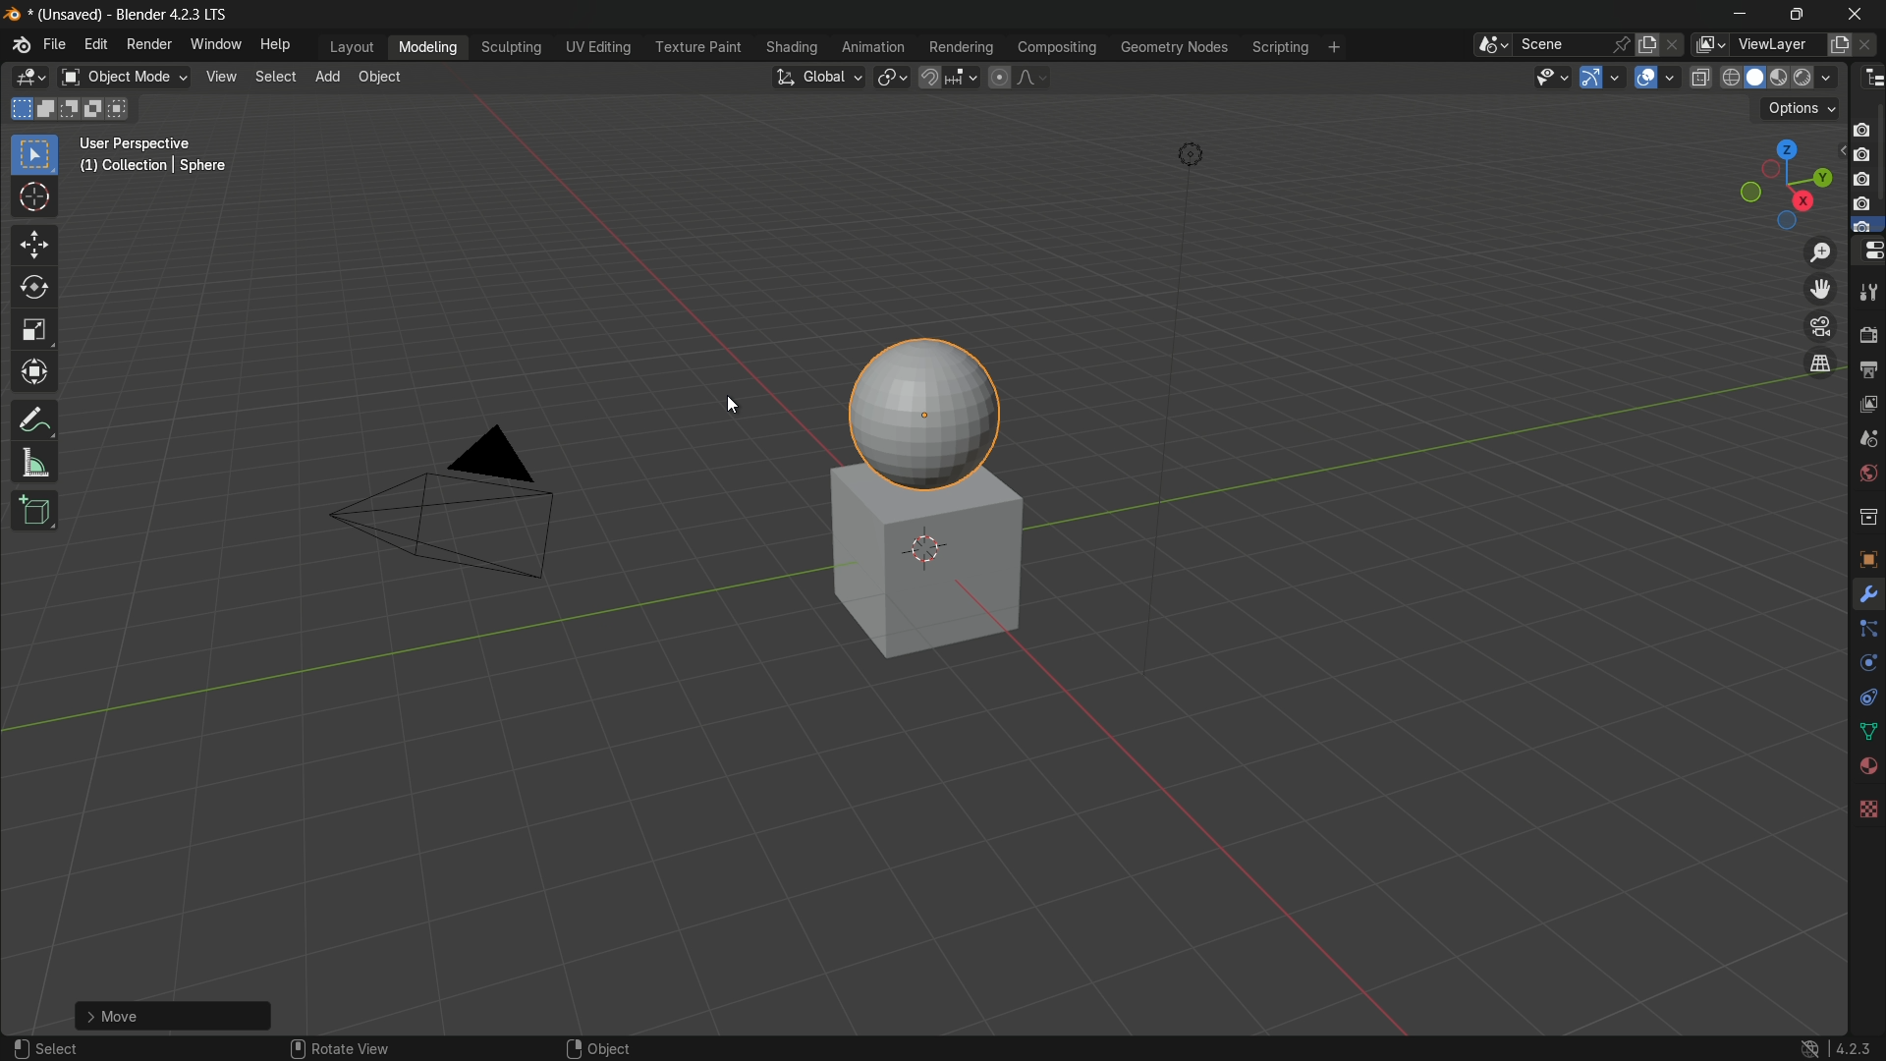  I want to click on selectability and visibility, so click(1553, 79).